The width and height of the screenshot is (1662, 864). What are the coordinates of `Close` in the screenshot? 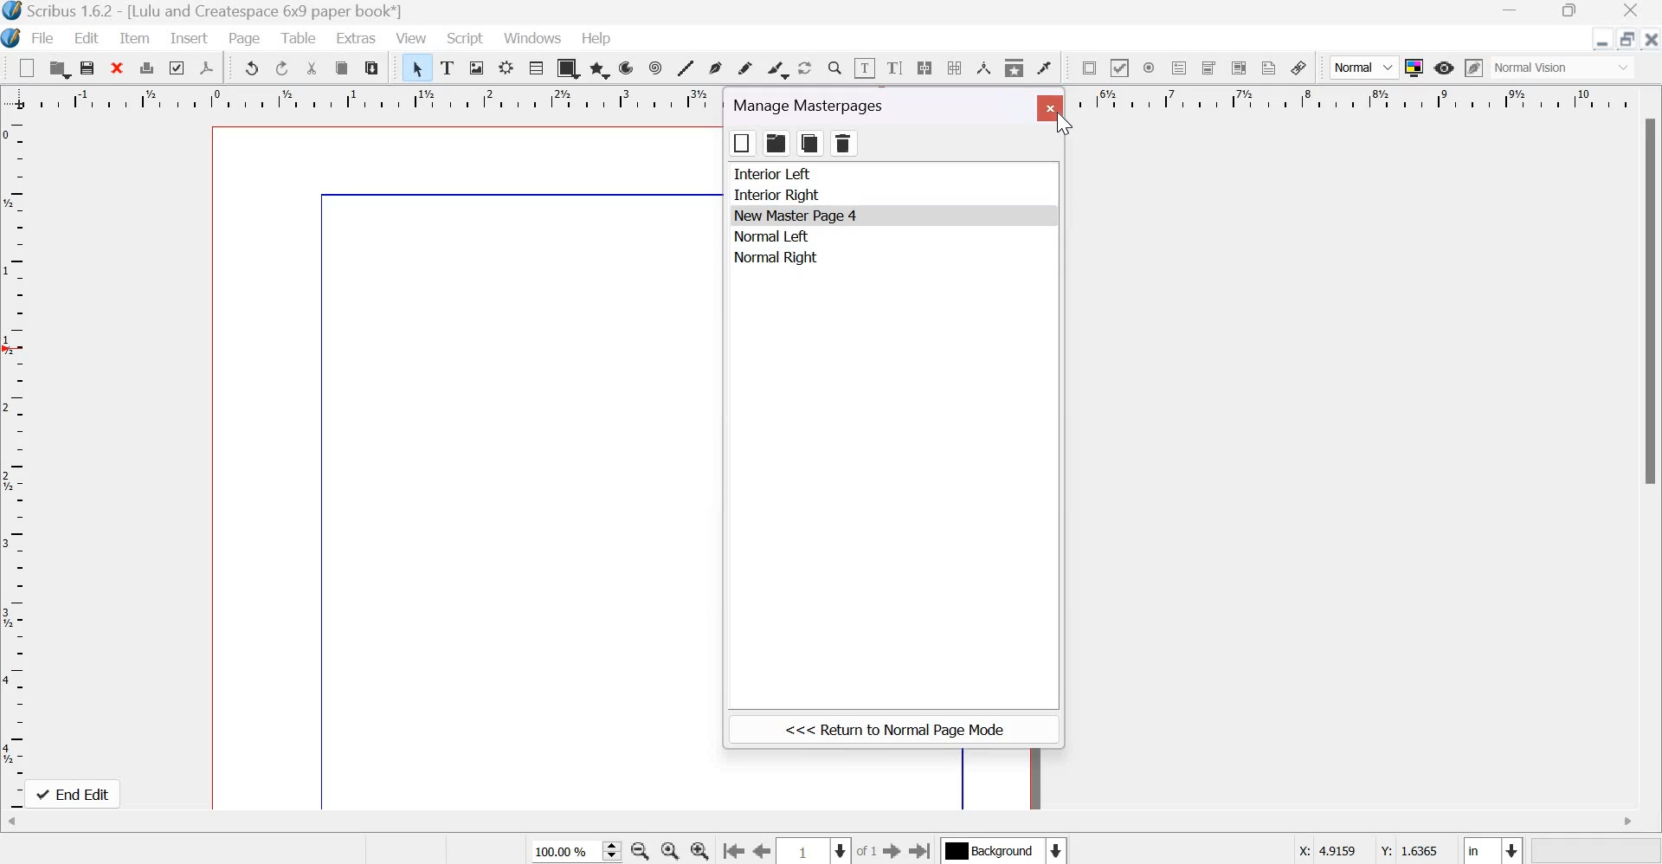 It's located at (1652, 39).